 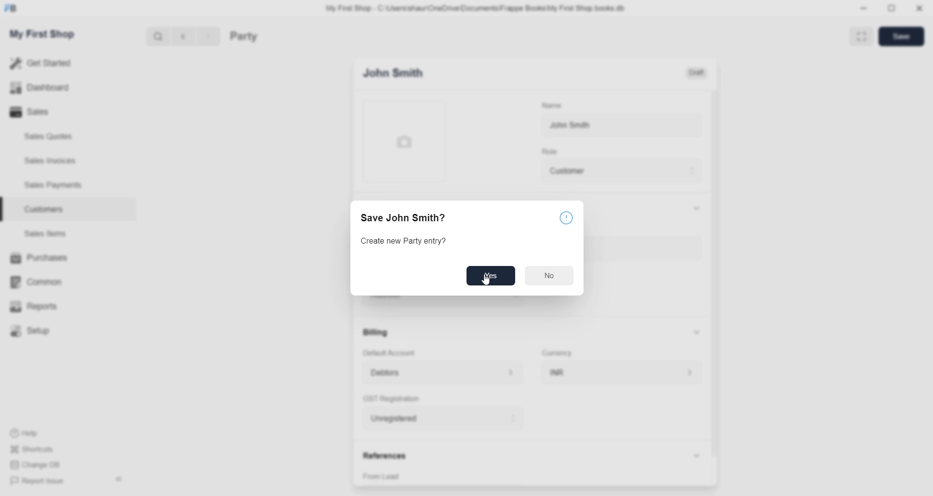 What do you see at coordinates (58, 187) in the screenshot?
I see `sales payments` at bounding box center [58, 187].